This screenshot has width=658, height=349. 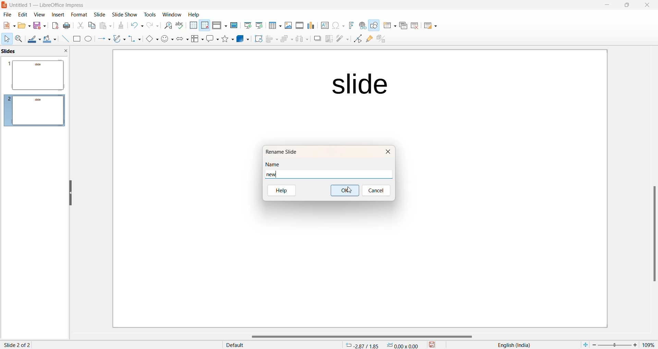 I want to click on dimension 0.00*0.00, so click(x=404, y=345).